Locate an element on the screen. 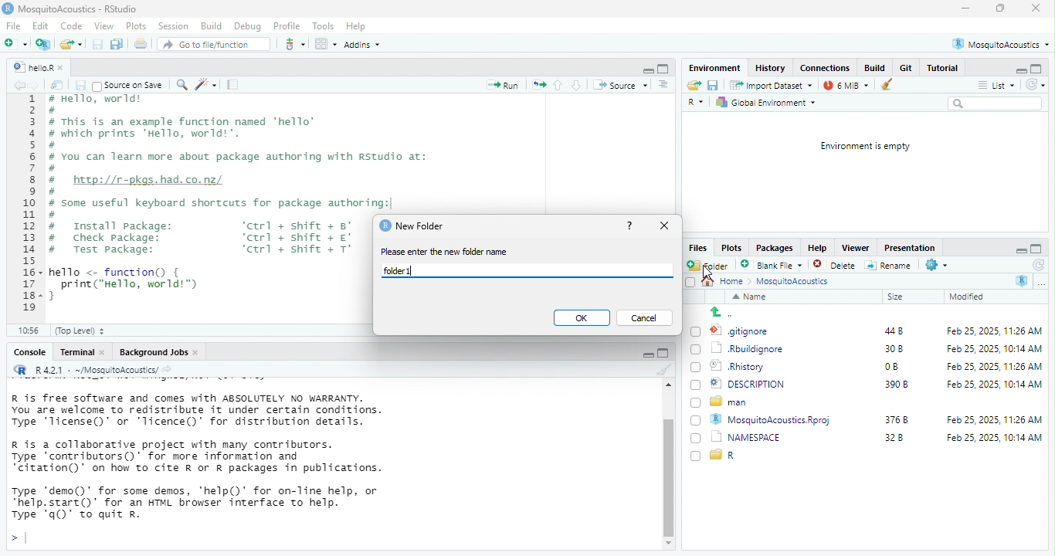 The image size is (1055, 556). Feb 25, 2025, 11:26 AM is located at coordinates (987, 365).